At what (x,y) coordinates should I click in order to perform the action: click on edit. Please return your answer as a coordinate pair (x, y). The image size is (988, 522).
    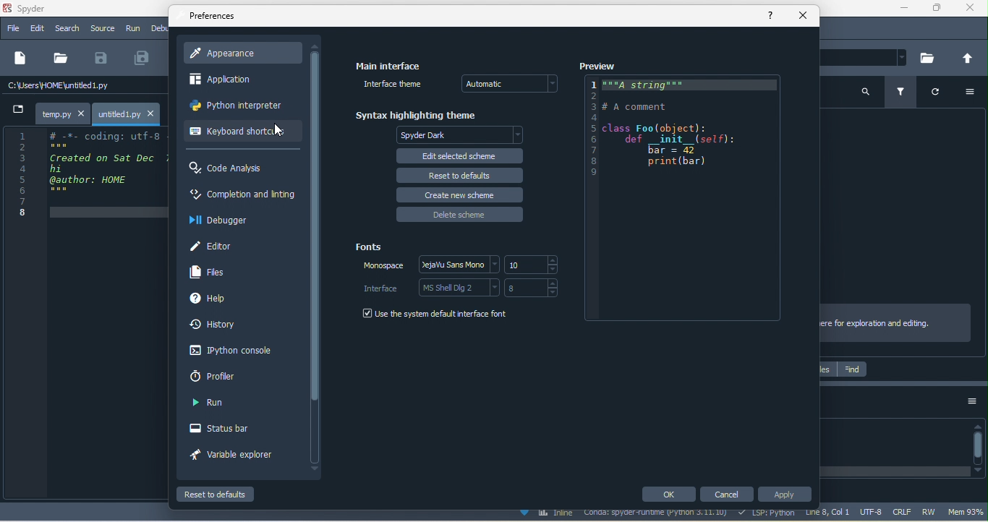
    Looking at the image, I should click on (36, 29).